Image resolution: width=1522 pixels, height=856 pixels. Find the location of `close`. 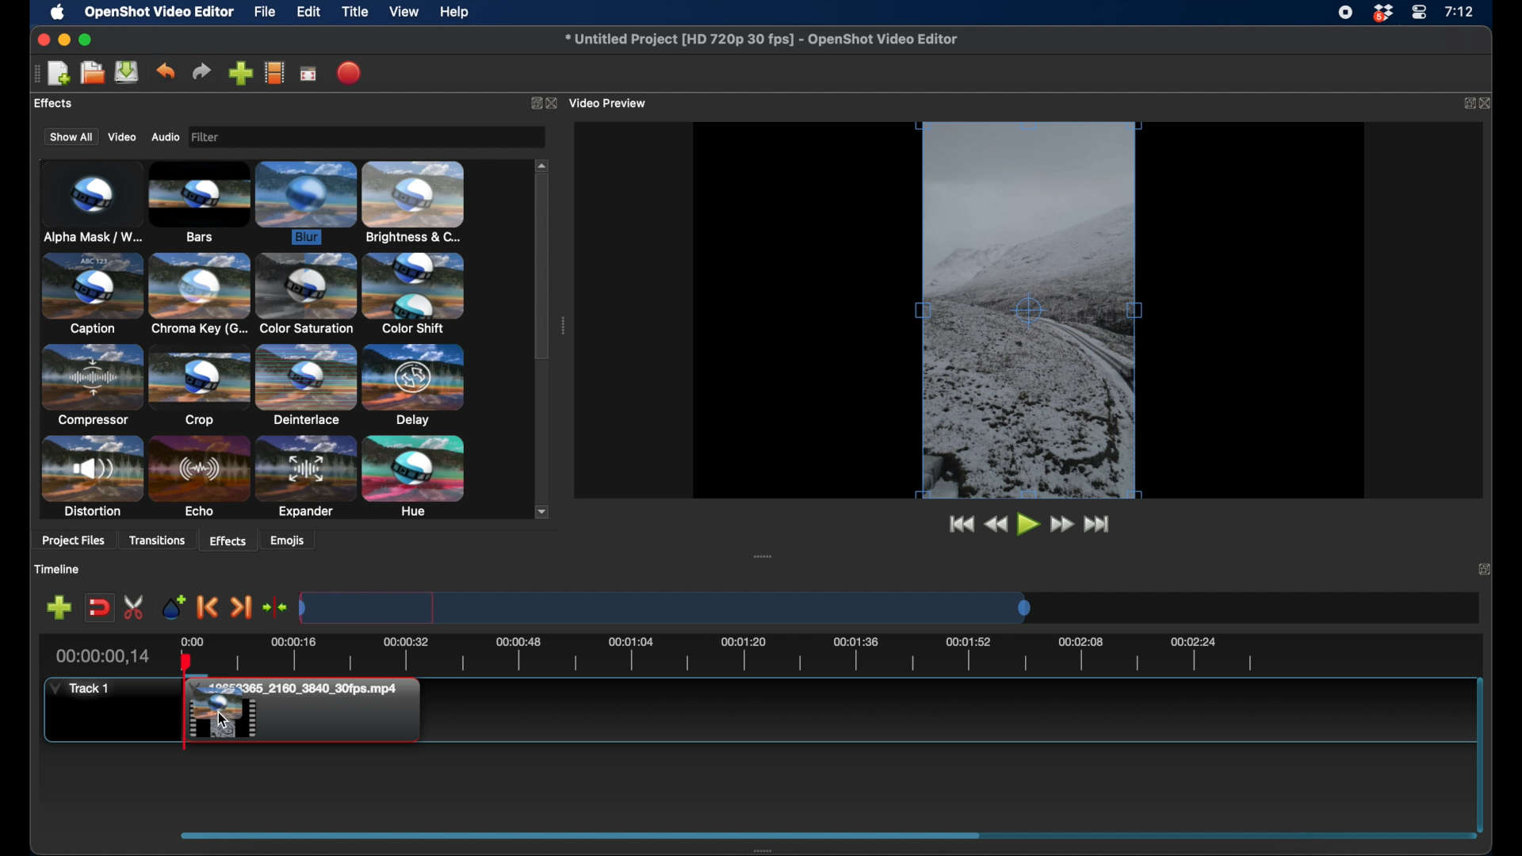

close is located at coordinates (42, 40).